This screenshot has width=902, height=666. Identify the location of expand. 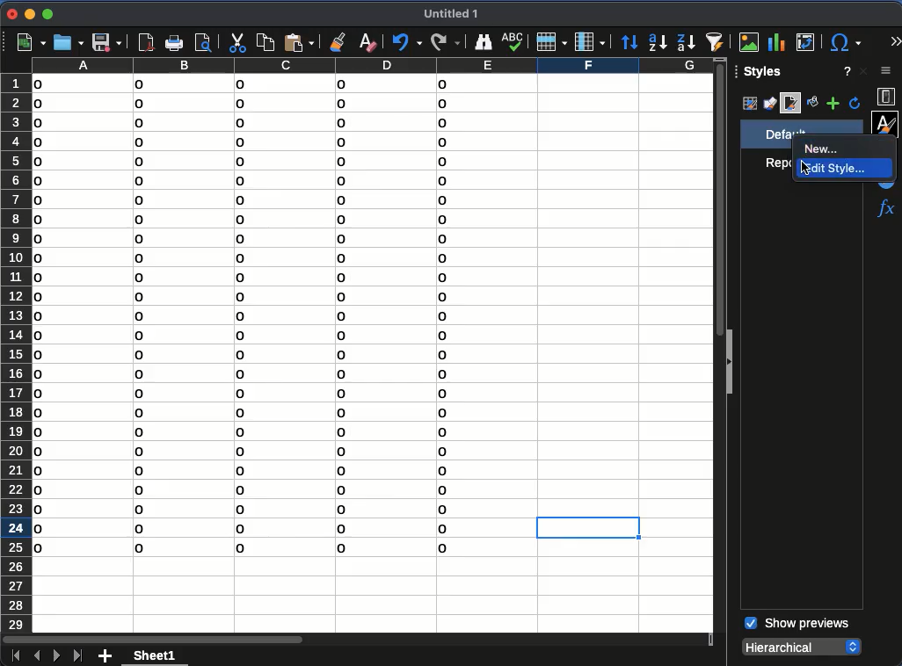
(893, 40).